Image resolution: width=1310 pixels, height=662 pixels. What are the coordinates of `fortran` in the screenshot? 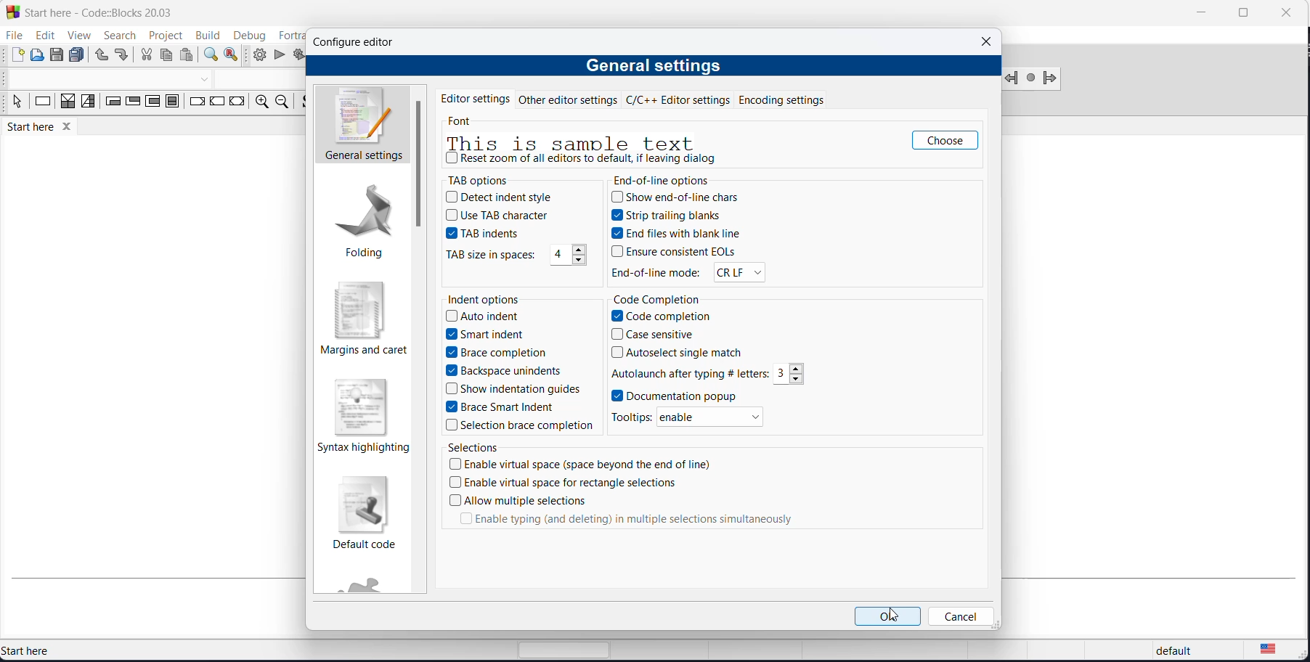 It's located at (370, 587).